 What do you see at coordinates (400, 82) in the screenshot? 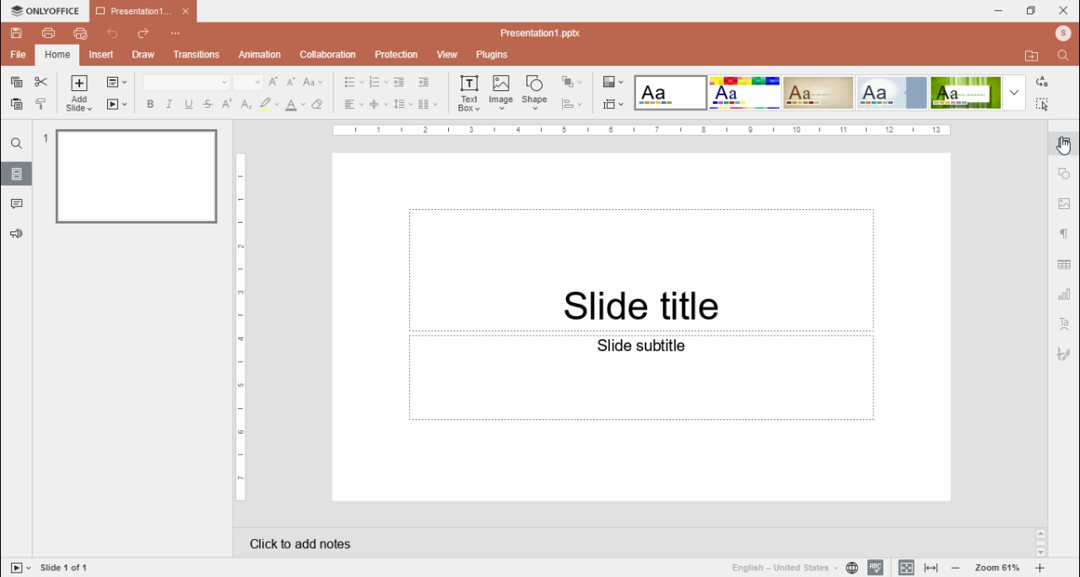
I see `decrease indent` at bounding box center [400, 82].